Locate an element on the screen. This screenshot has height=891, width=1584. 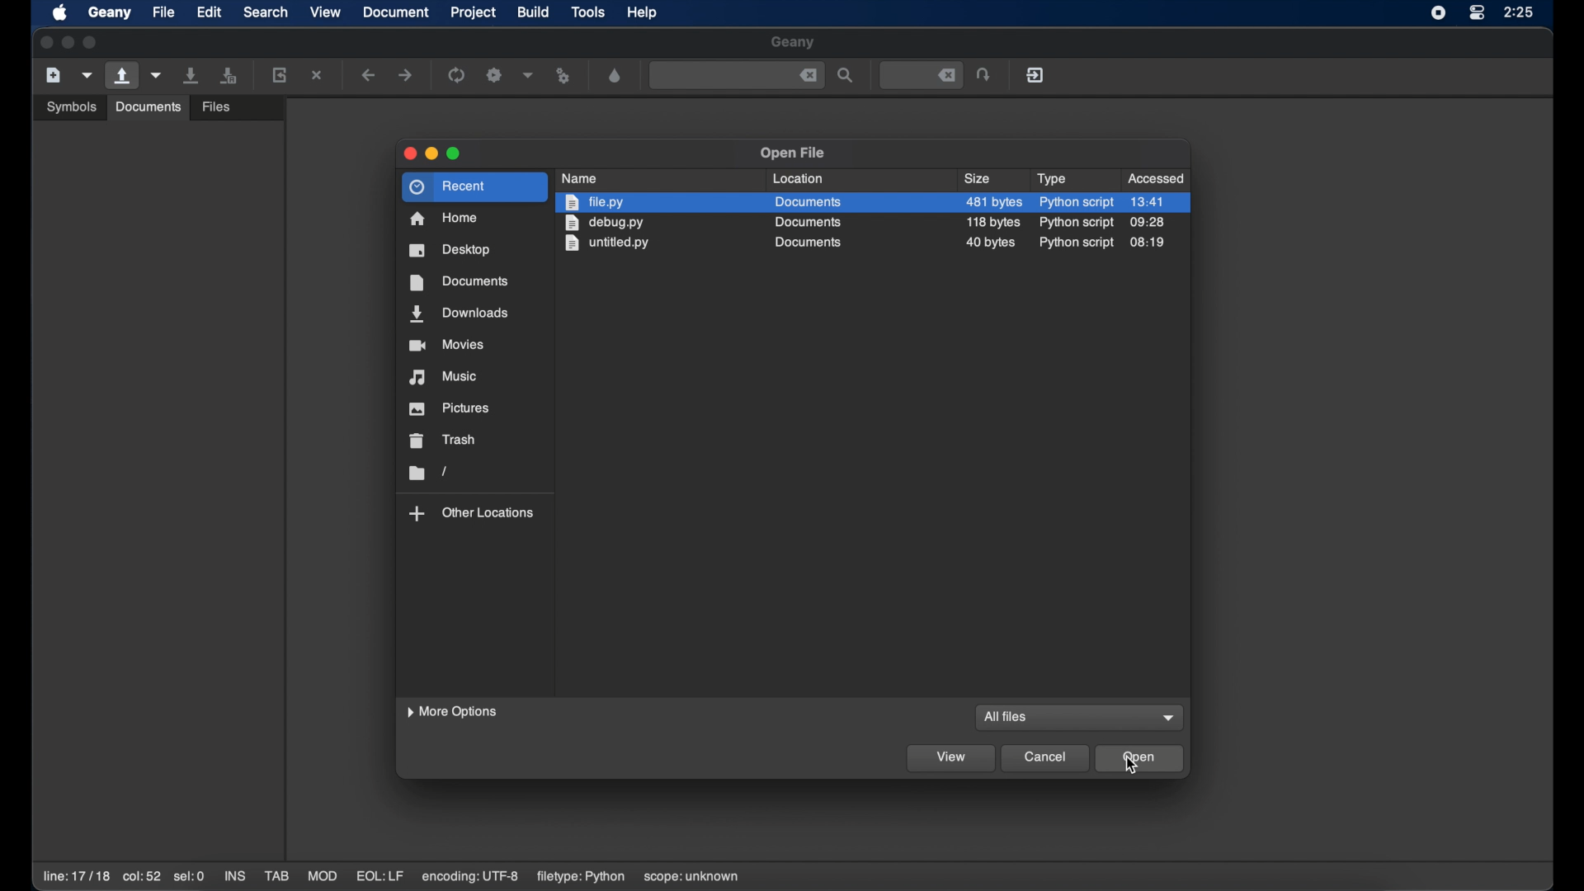
08:19 is located at coordinates (1148, 243).